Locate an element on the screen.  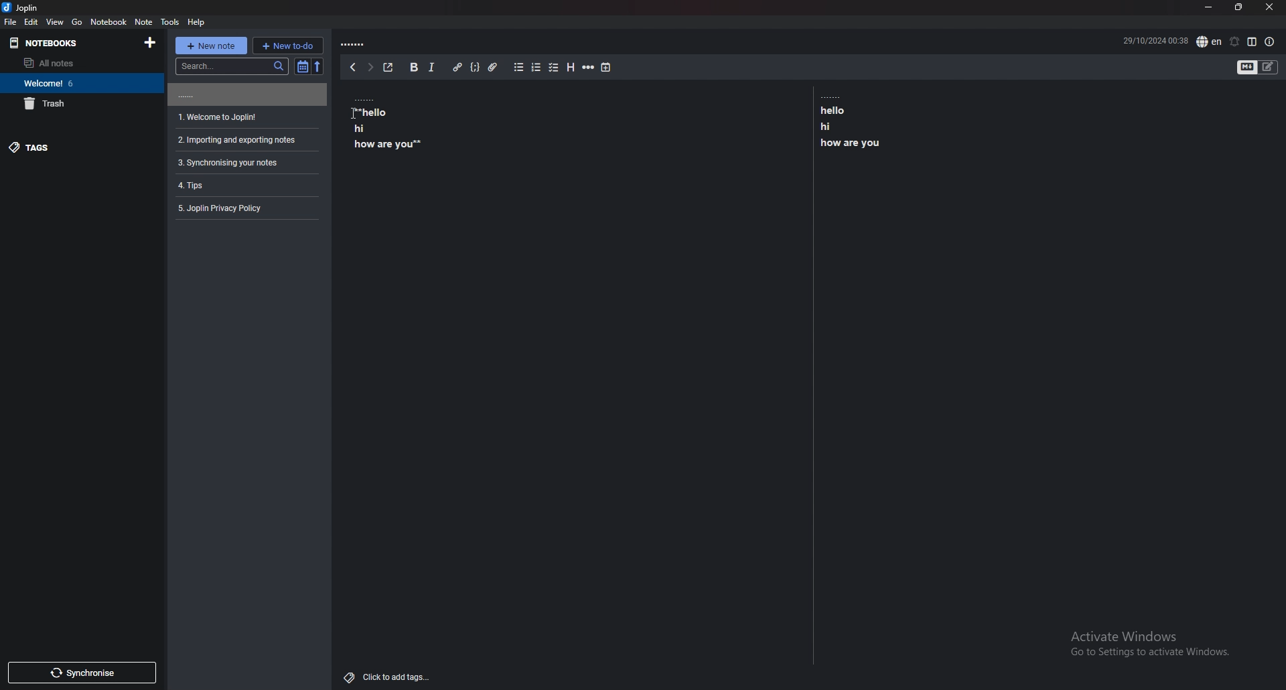
file is located at coordinates (11, 22).